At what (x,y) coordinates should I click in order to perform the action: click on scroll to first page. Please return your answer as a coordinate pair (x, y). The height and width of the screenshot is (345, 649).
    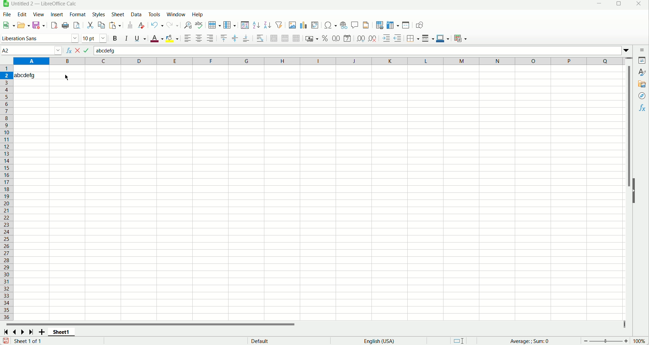
    Looking at the image, I should click on (6, 332).